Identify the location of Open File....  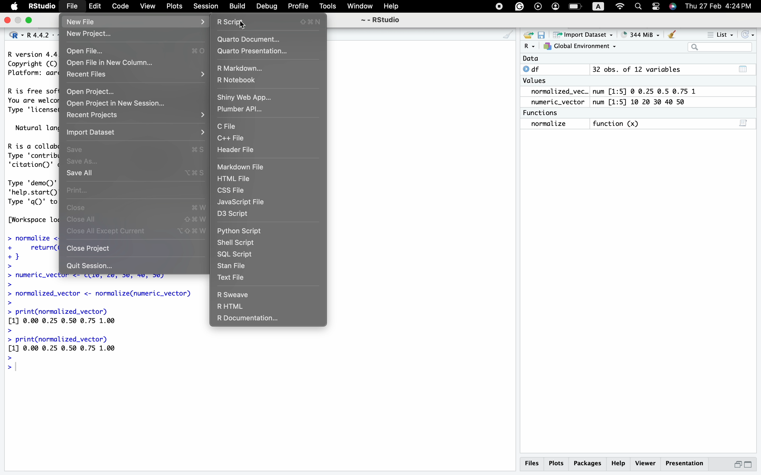
(87, 51).